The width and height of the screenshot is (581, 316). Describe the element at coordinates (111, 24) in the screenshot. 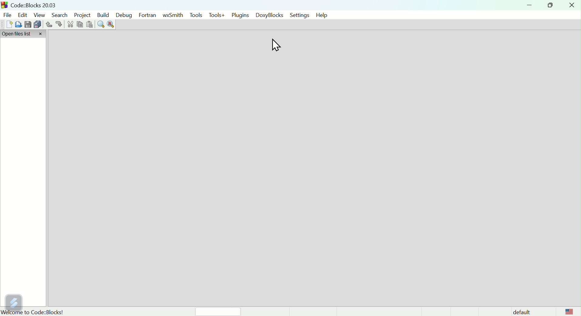

I see `Replace` at that location.